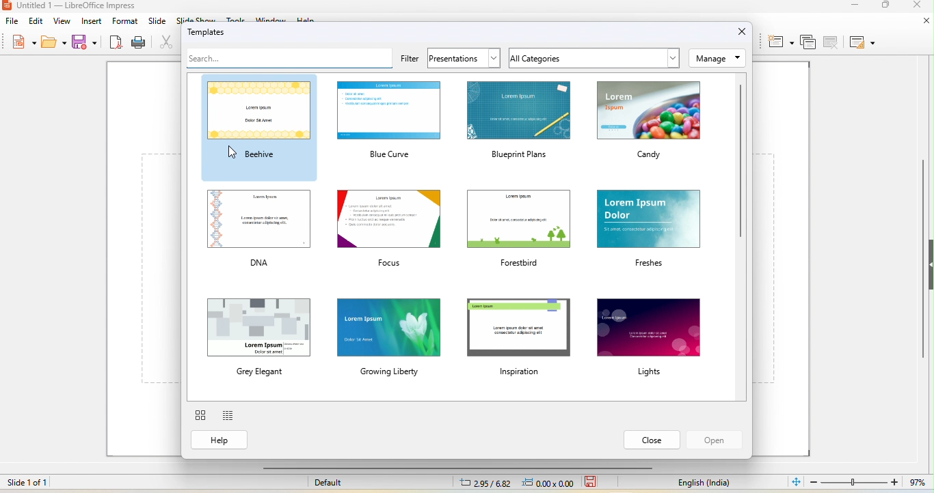 The image size is (934, 493). I want to click on beehive template selected, so click(259, 128).